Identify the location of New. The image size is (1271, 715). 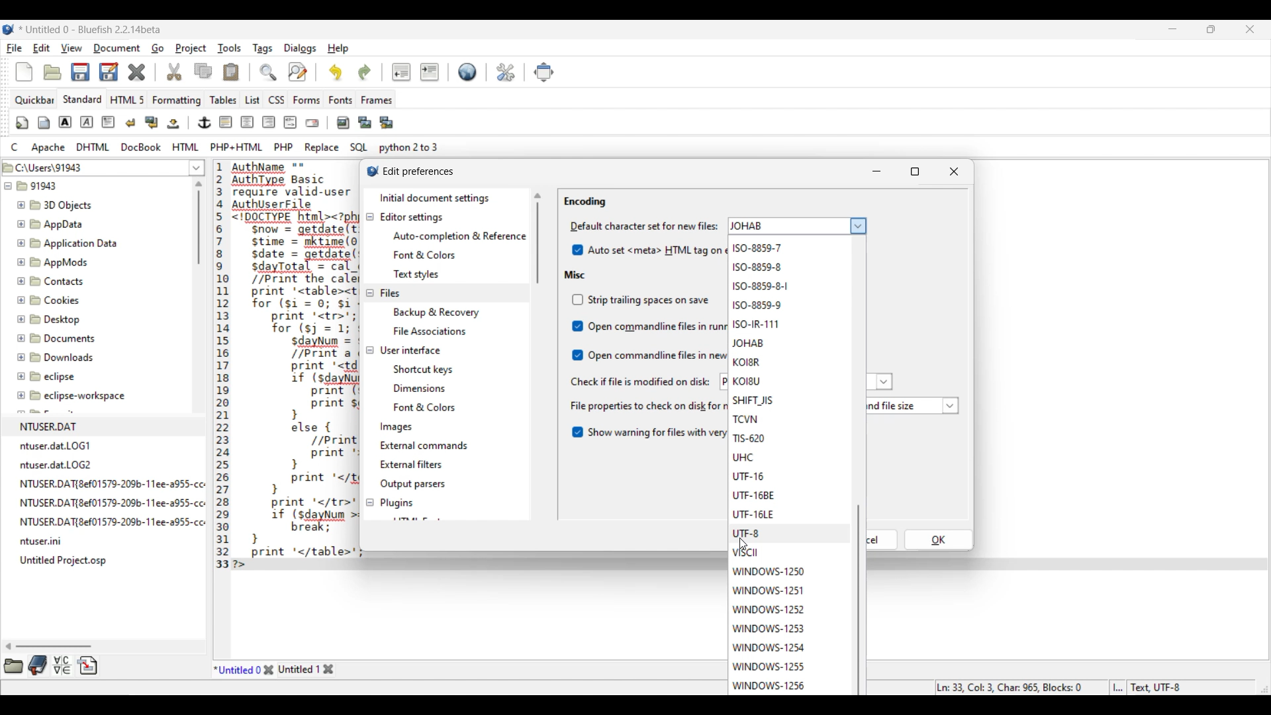
(24, 71).